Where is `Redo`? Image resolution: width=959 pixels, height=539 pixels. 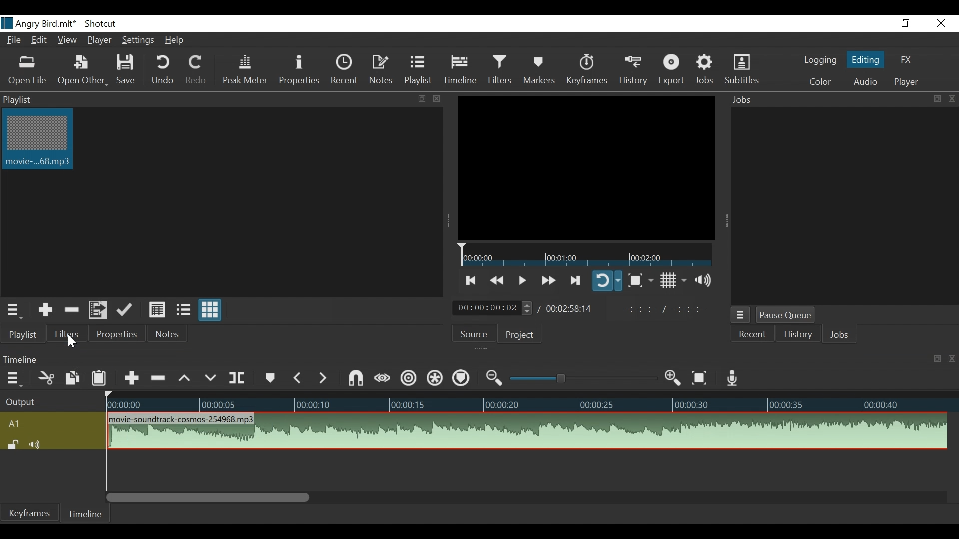
Redo is located at coordinates (193, 70).